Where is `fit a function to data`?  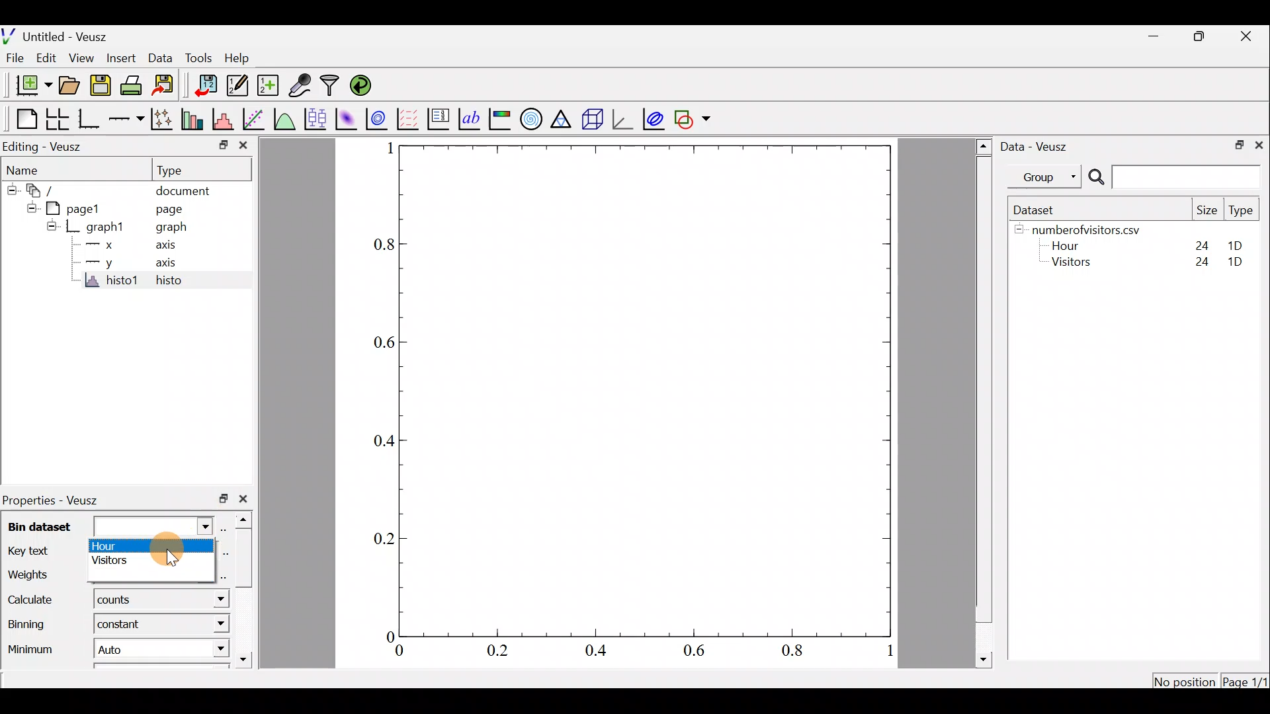
fit a function to data is located at coordinates (257, 120).